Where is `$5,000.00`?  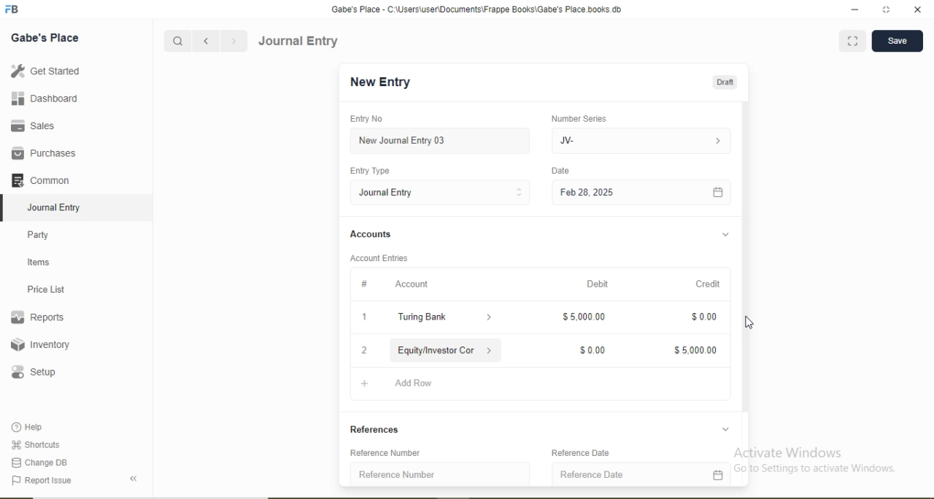 $5,000.00 is located at coordinates (696, 351).